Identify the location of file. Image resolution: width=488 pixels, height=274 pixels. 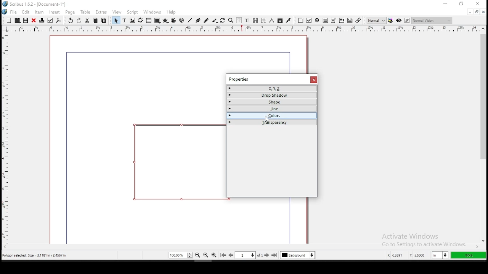
(10, 11).